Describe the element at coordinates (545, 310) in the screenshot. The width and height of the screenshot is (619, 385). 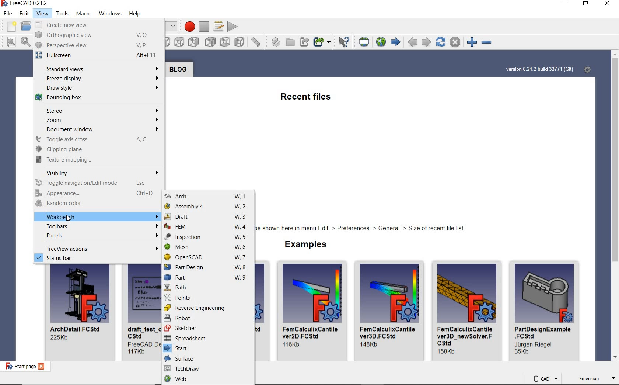
I see `PartDesingExample` at that location.